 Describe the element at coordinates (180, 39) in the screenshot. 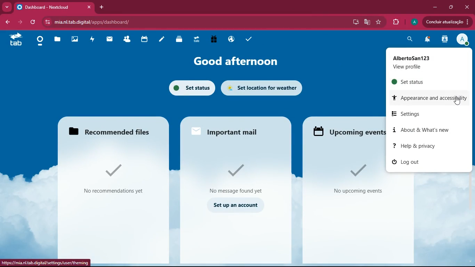

I see `layers` at that location.